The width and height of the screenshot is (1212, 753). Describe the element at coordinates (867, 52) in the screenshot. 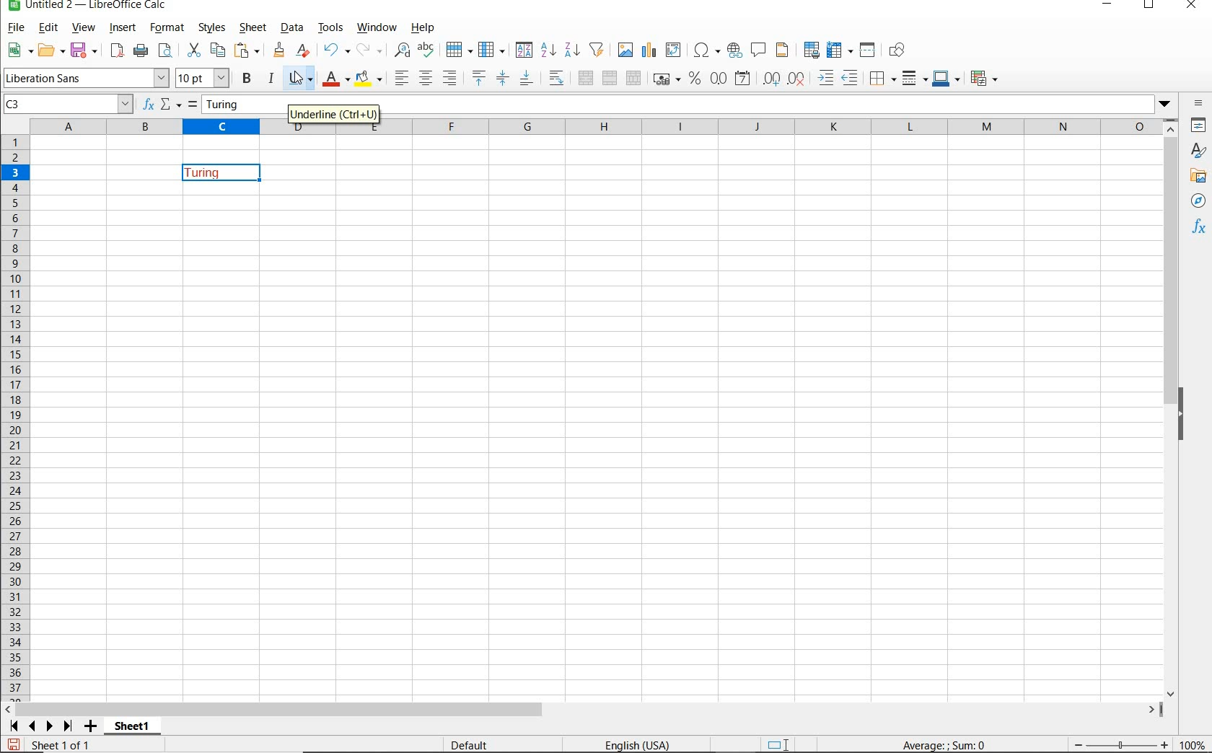

I see `SPLIT WINDOW` at that location.